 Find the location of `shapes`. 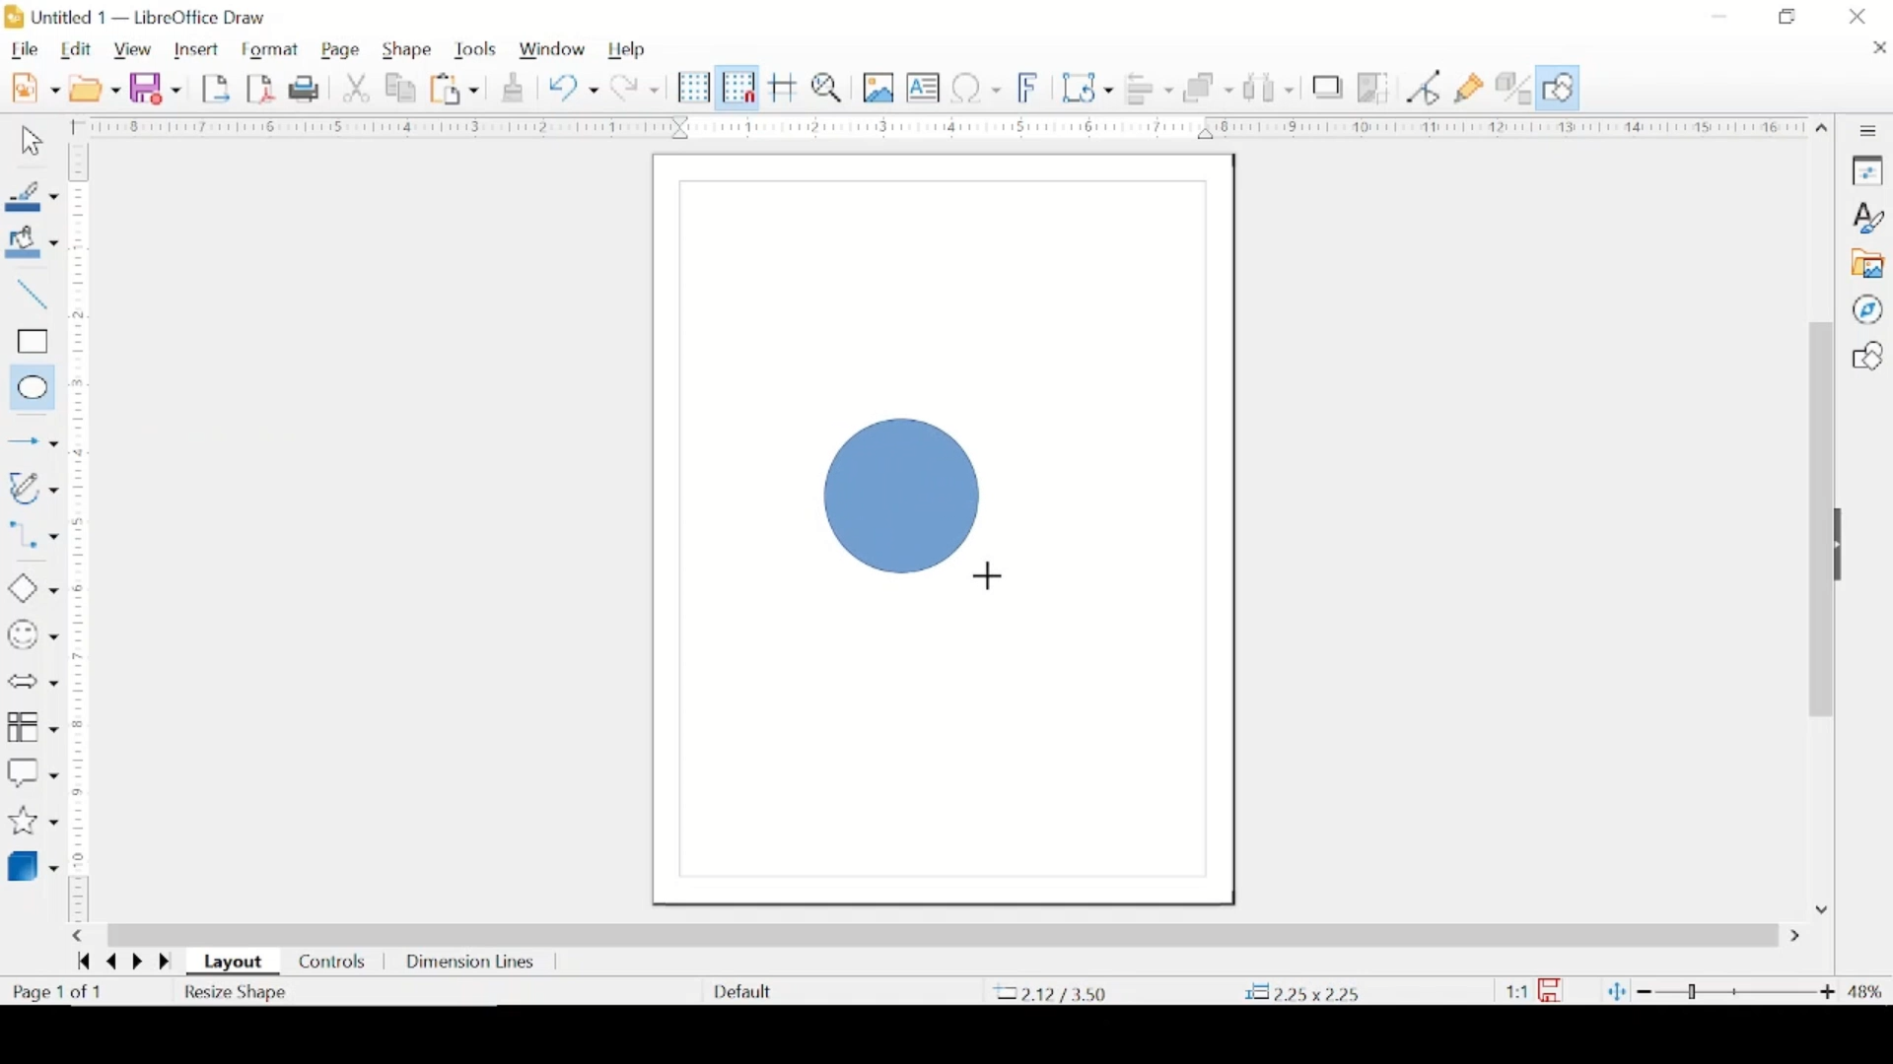

shapes is located at coordinates (1866, 356).